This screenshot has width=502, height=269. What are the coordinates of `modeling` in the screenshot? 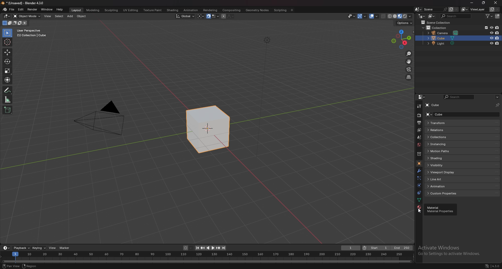 It's located at (93, 10).